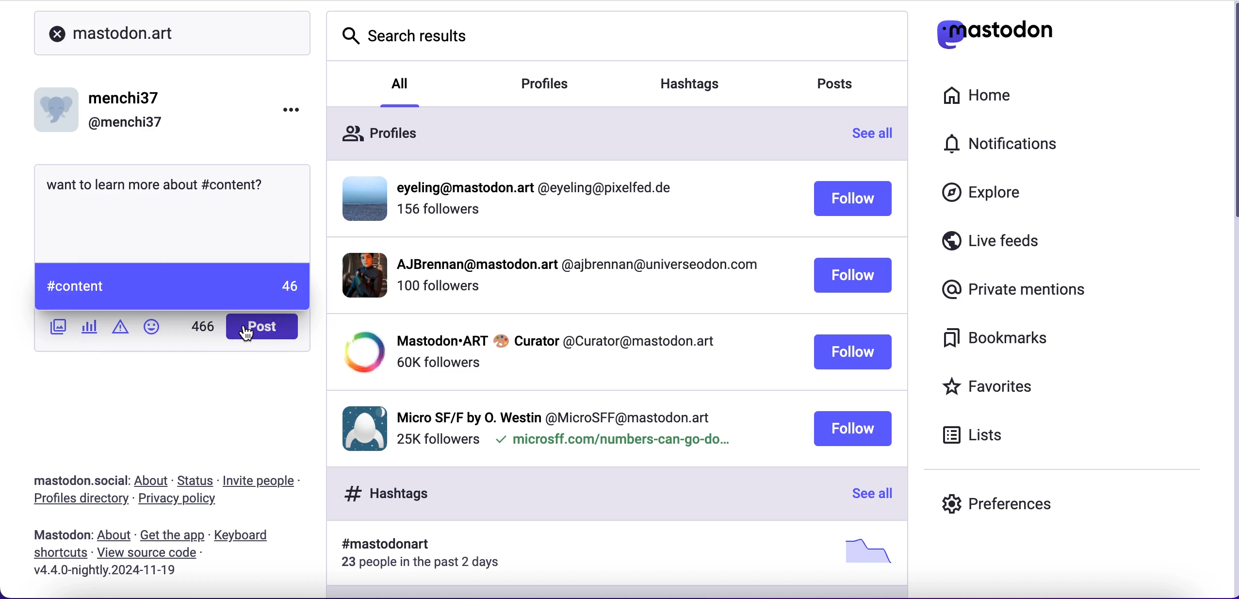 Image resolution: width=1239 pixels, height=599 pixels. Describe the element at coordinates (90, 328) in the screenshot. I see `add poll` at that location.